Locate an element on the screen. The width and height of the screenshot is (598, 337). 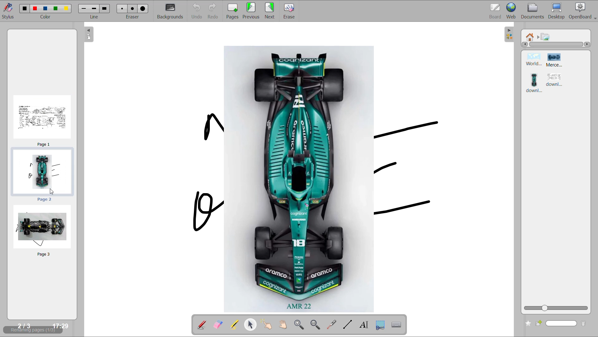
draw lines is located at coordinates (347, 324).